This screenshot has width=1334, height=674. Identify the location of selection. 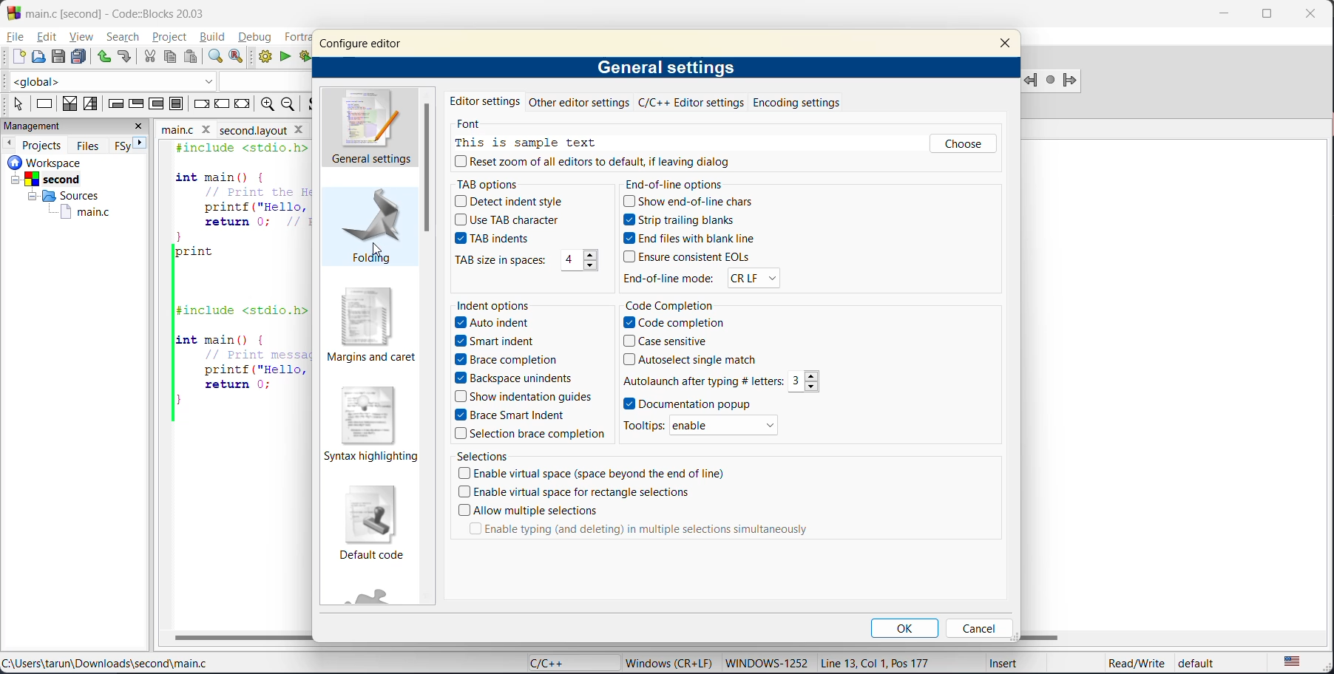
(92, 103).